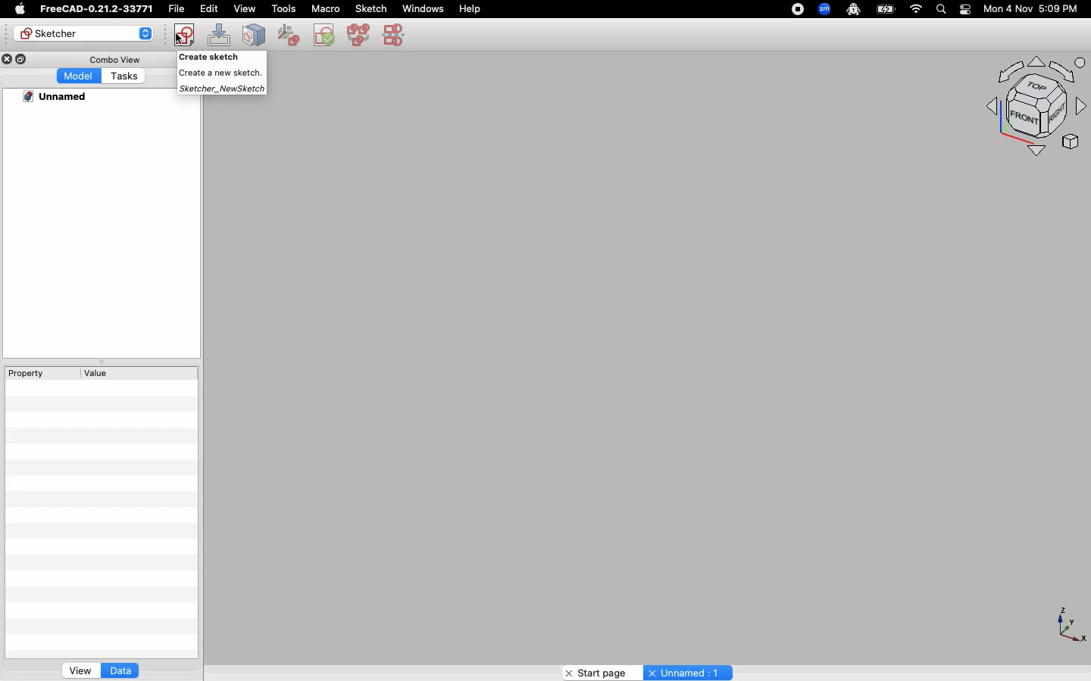 The height and width of the screenshot is (681, 1091). I want to click on Mon 4 Nov 5:09 PM, so click(1033, 9).